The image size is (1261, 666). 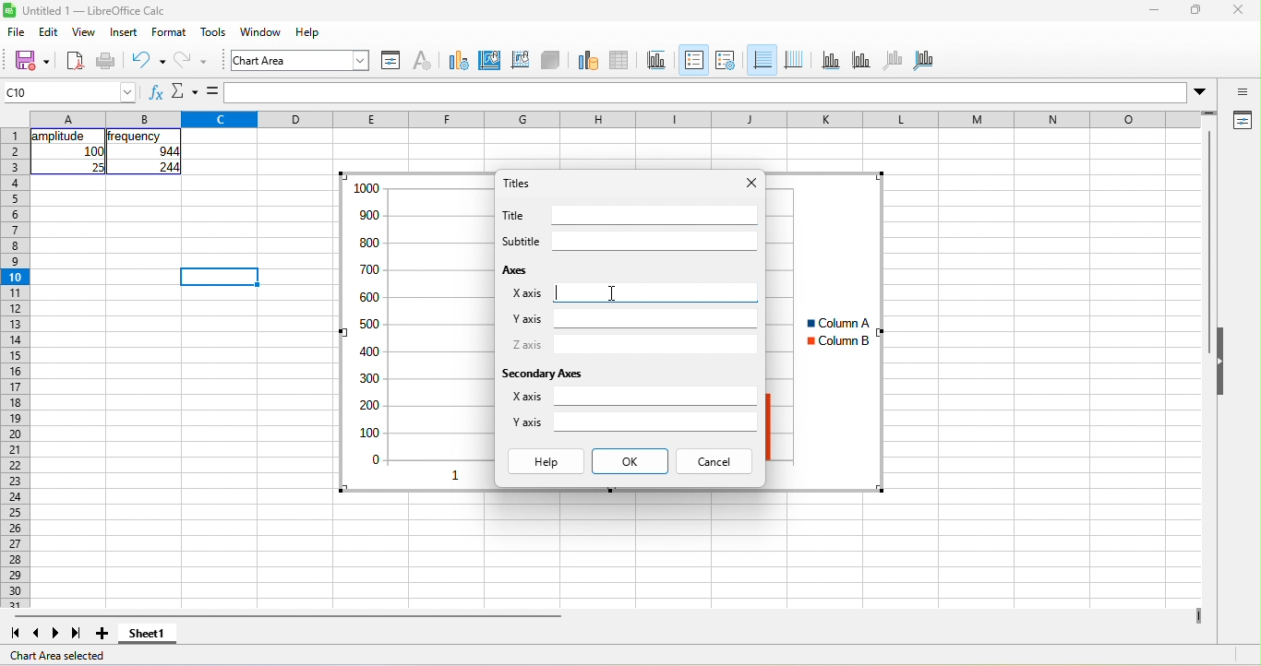 I want to click on horizontal grids, so click(x=762, y=60).